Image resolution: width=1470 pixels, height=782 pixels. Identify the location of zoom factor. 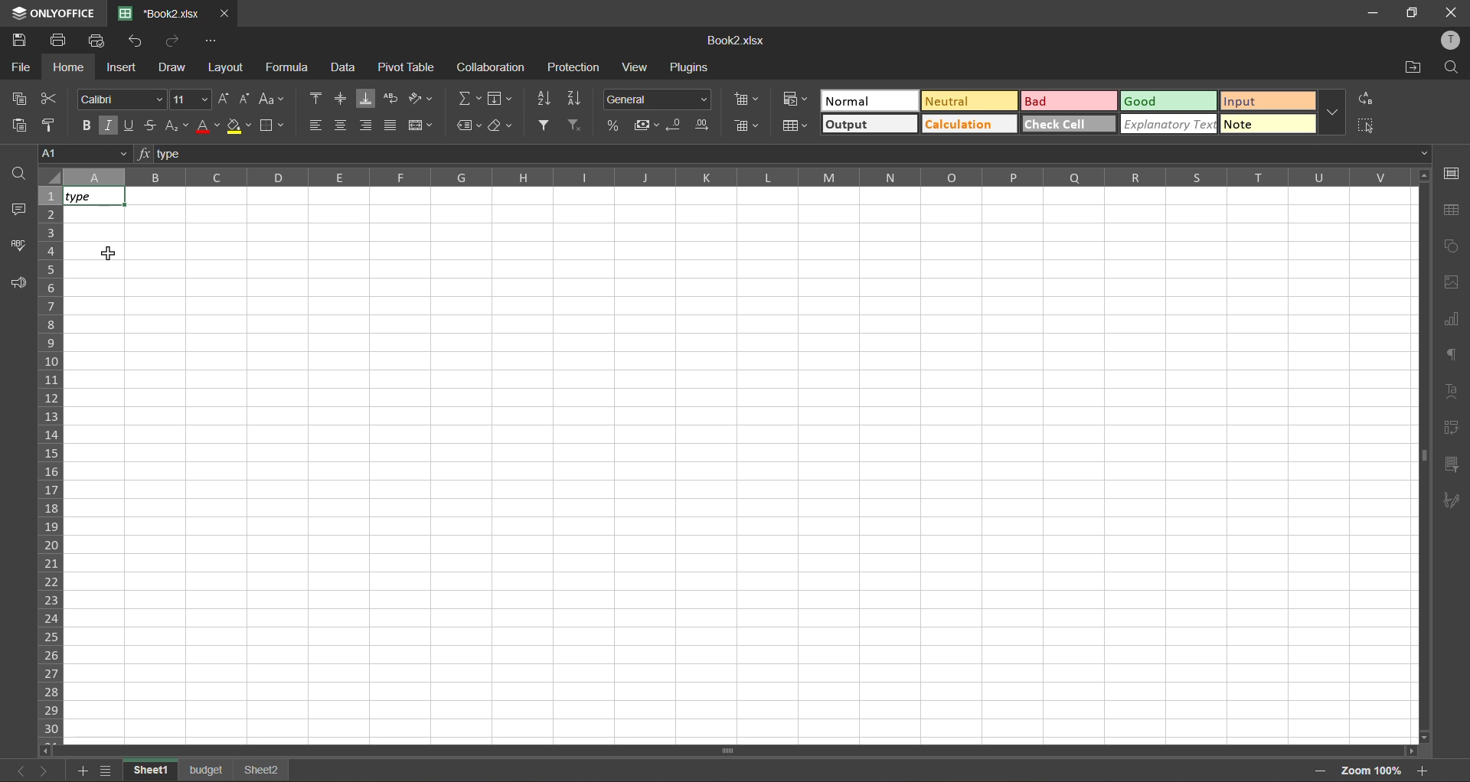
(1370, 772).